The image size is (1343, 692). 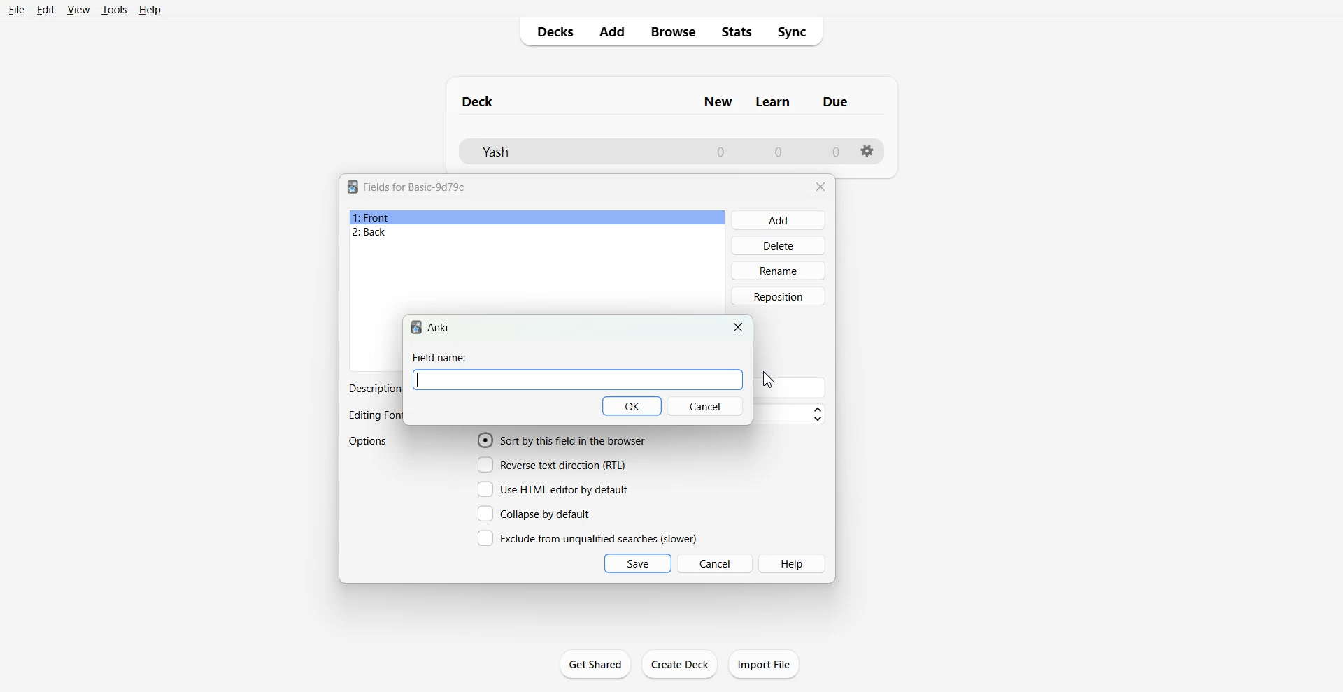 What do you see at coordinates (553, 489) in the screenshot?
I see `Use HTML editor by default` at bounding box center [553, 489].